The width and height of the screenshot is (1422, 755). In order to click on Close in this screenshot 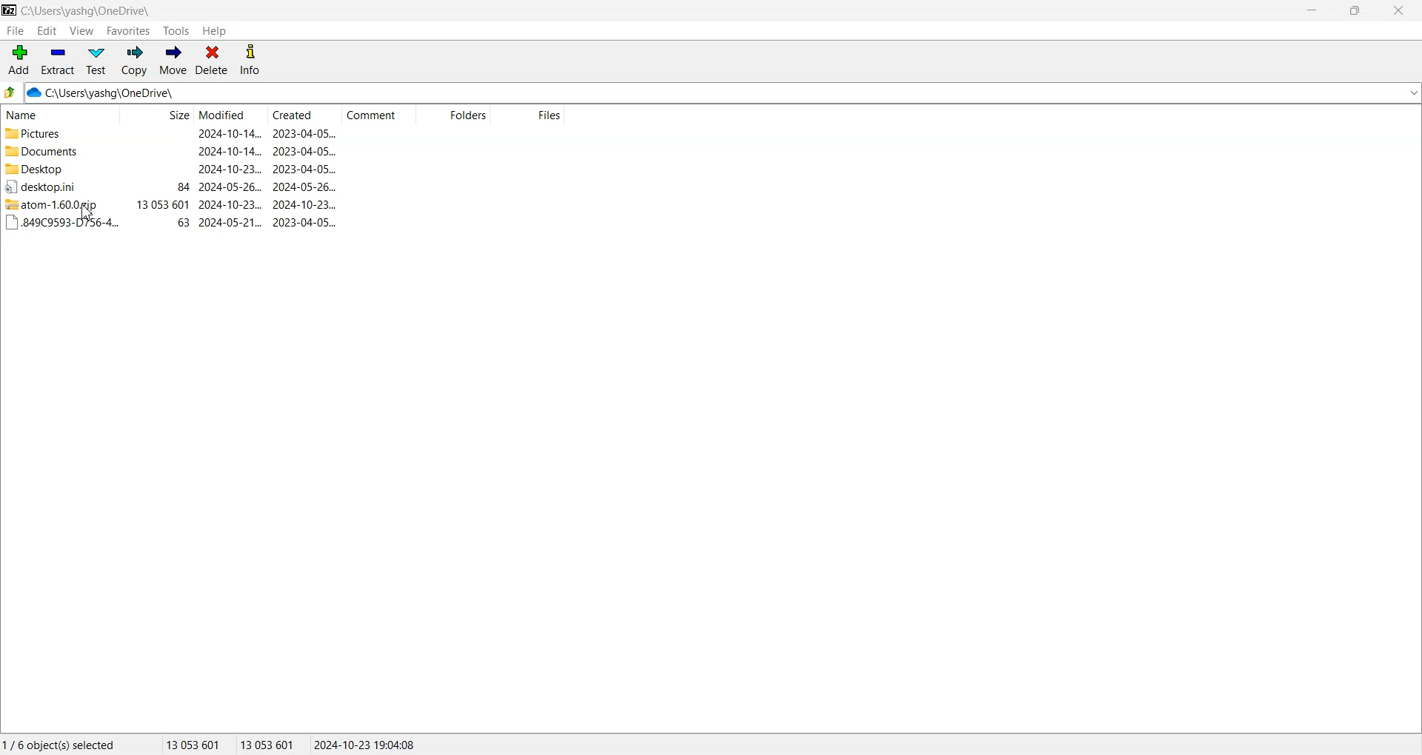, I will do `click(1397, 10)`.